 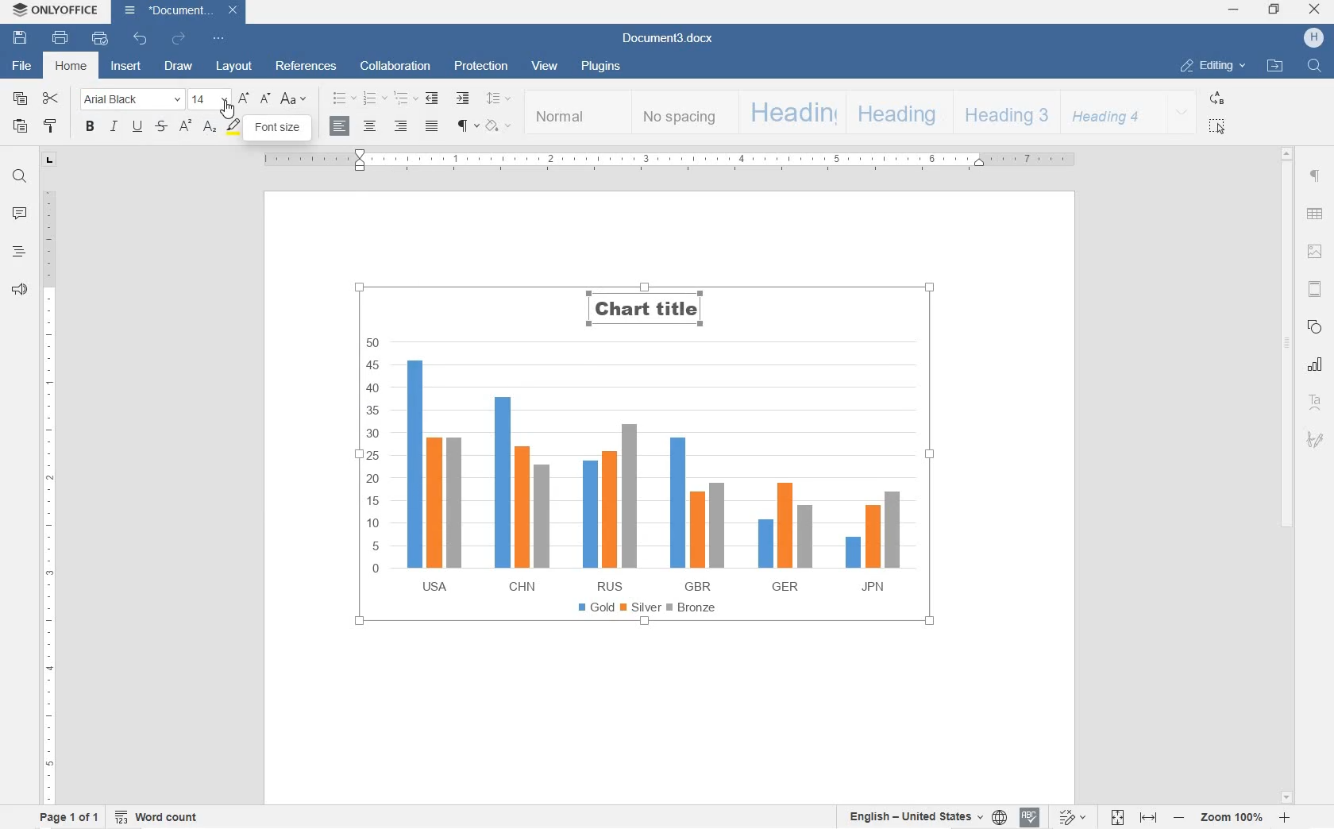 I want to click on DECREMENT FONT SIZE, so click(x=265, y=98).